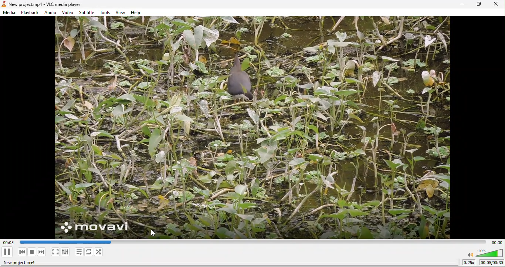 This screenshot has height=267, width=505. Describe the element at coordinates (10, 13) in the screenshot. I see `media` at that location.